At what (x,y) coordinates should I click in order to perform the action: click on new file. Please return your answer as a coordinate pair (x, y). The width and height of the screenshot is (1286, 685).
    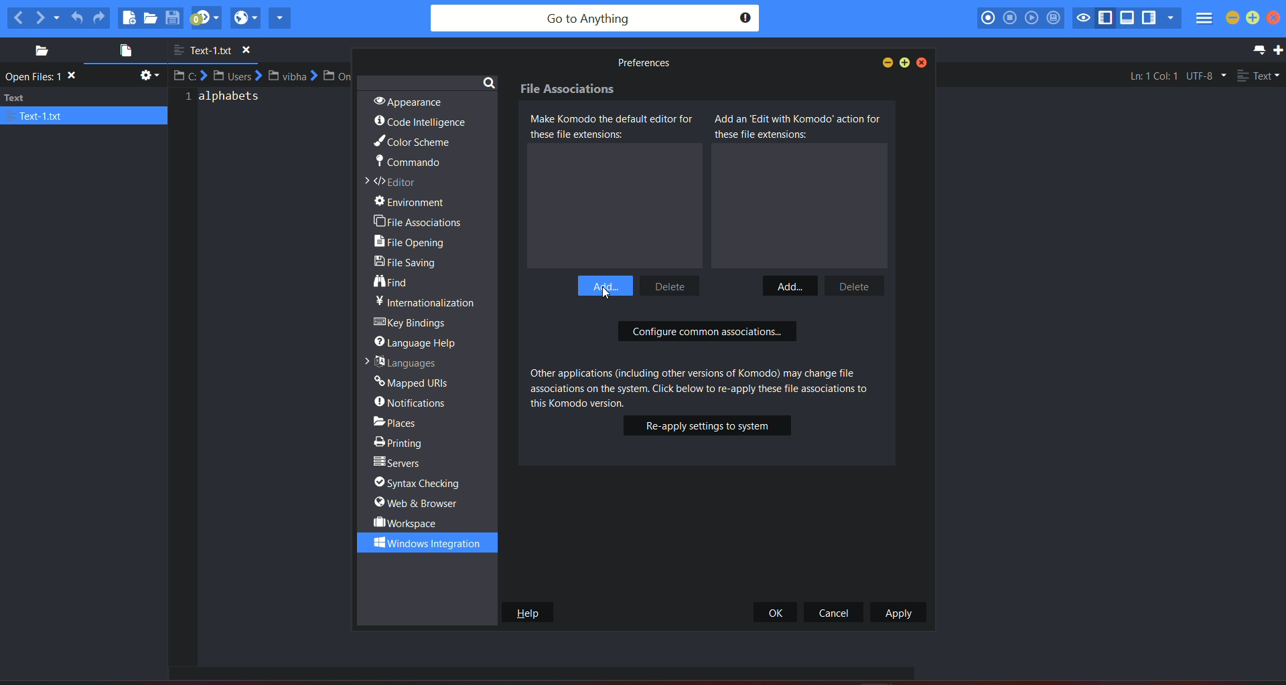
    Looking at the image, I should click on (129, 17).